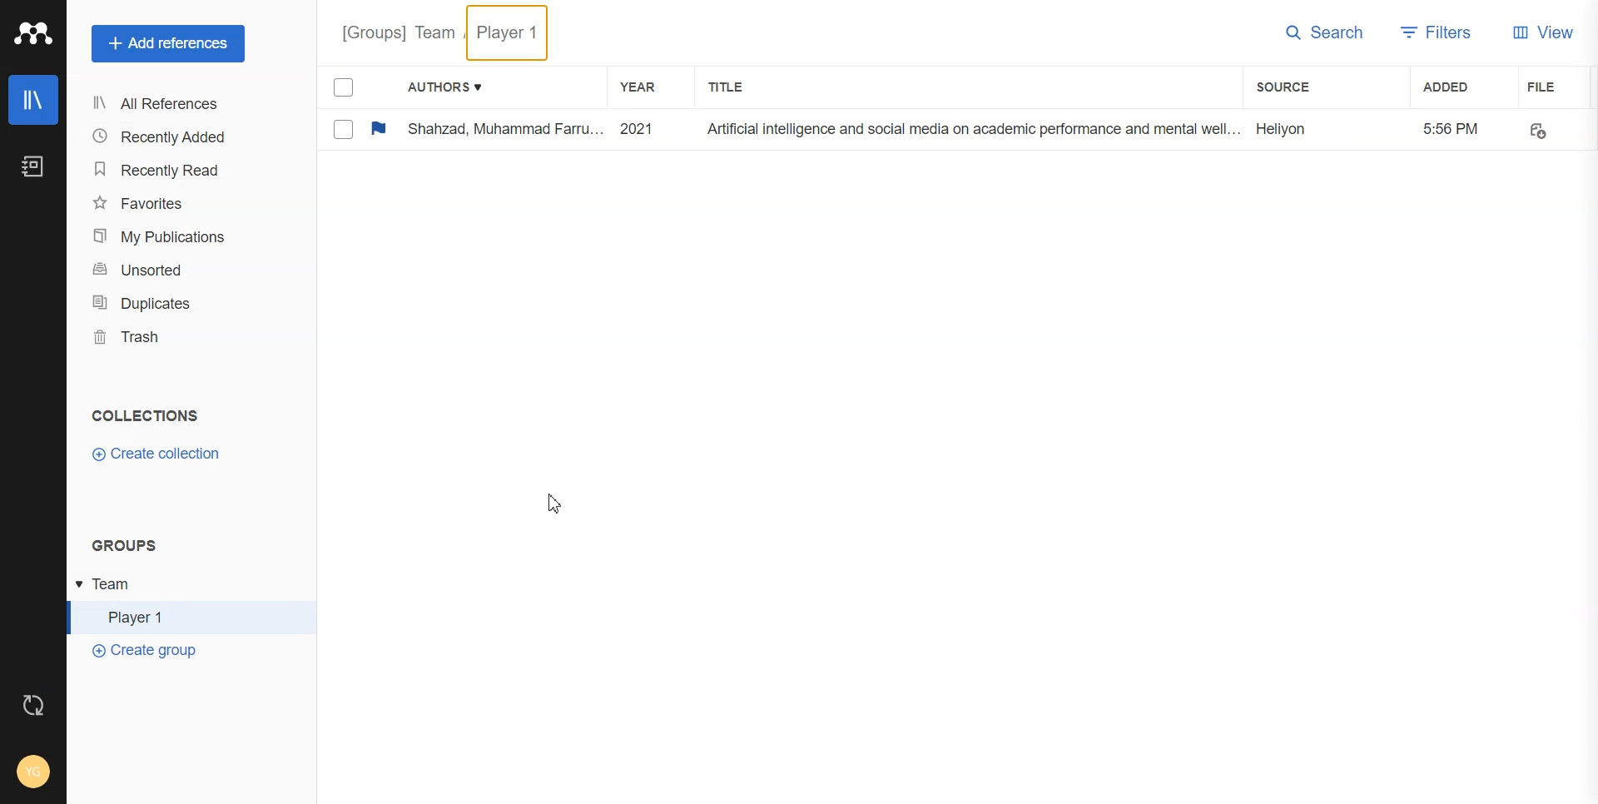 Image resolution: width=1598 pixels, height=804 pixels. Describe the element at coordinates (184, 585) in the screenshot. I see `Team Group` at that location.